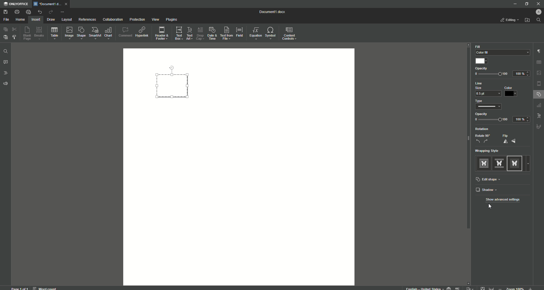  Describe the element at coordinates (516, 163) in the screenshot. I see `style 3` at that location.